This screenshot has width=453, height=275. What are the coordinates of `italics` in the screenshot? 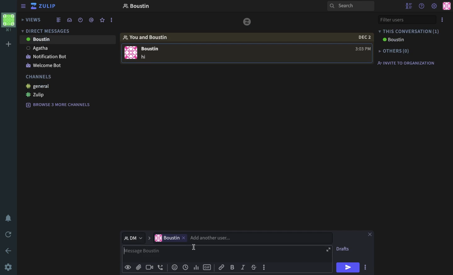 It's located at (243, 267).